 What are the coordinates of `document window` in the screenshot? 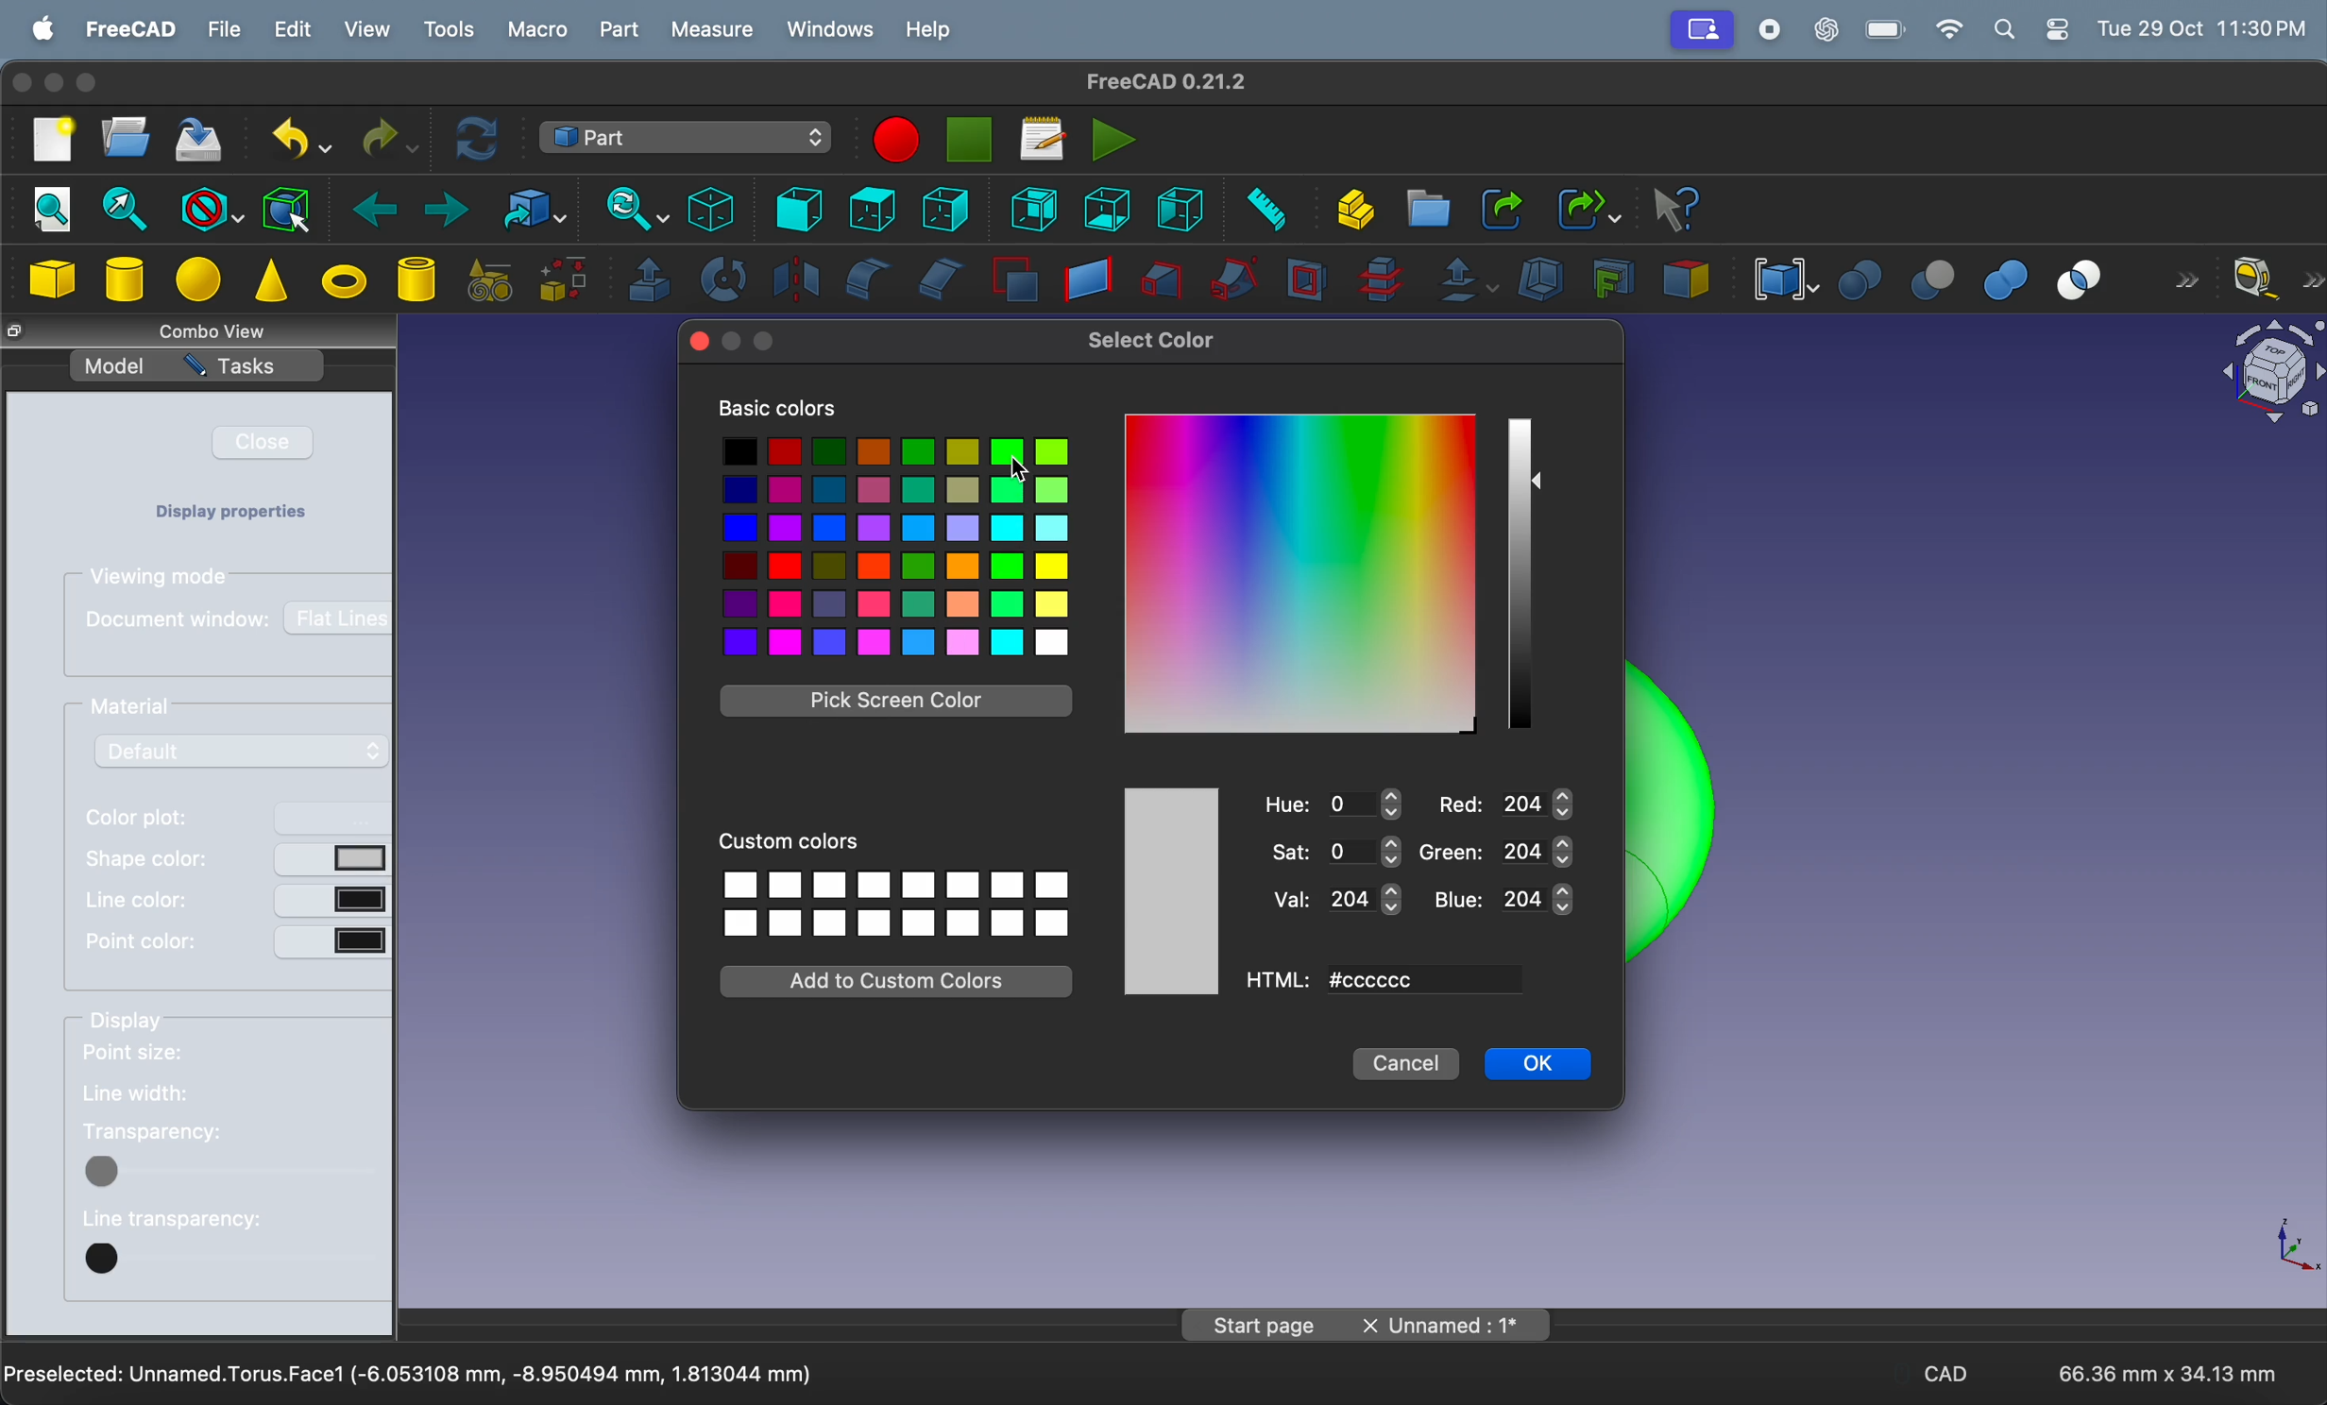 It's located at (179, 622).